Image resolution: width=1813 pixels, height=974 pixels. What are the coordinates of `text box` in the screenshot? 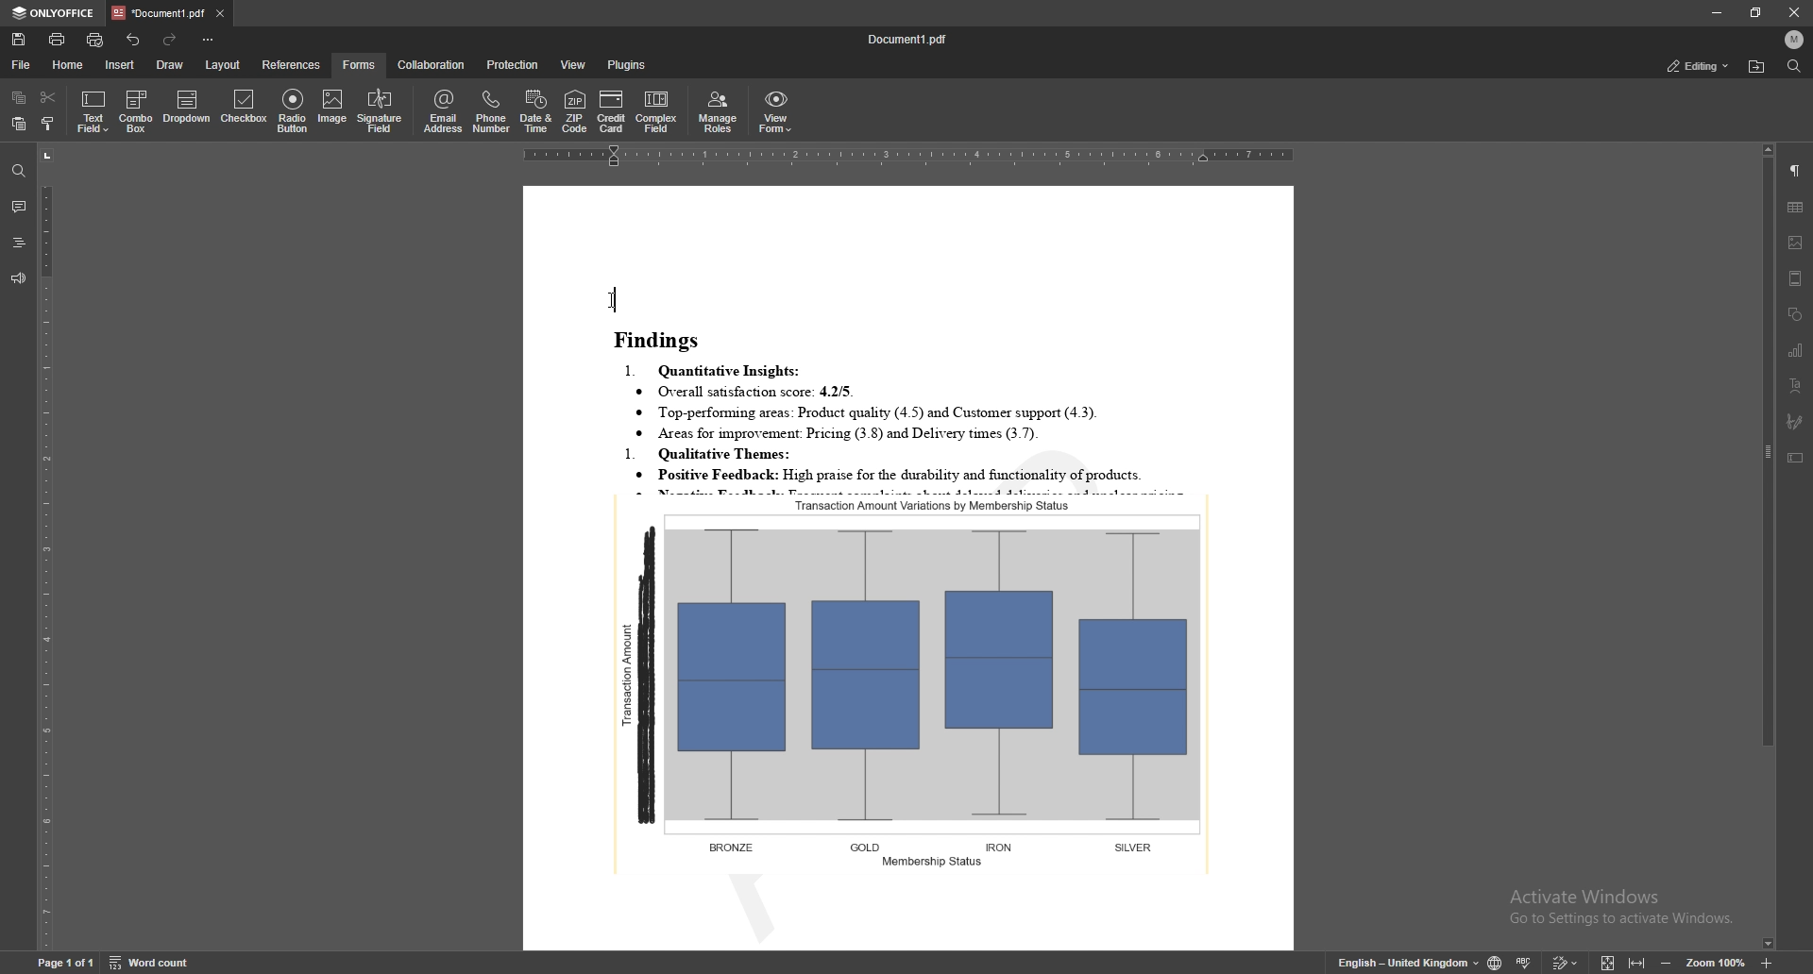 It's located at (1795, 459).